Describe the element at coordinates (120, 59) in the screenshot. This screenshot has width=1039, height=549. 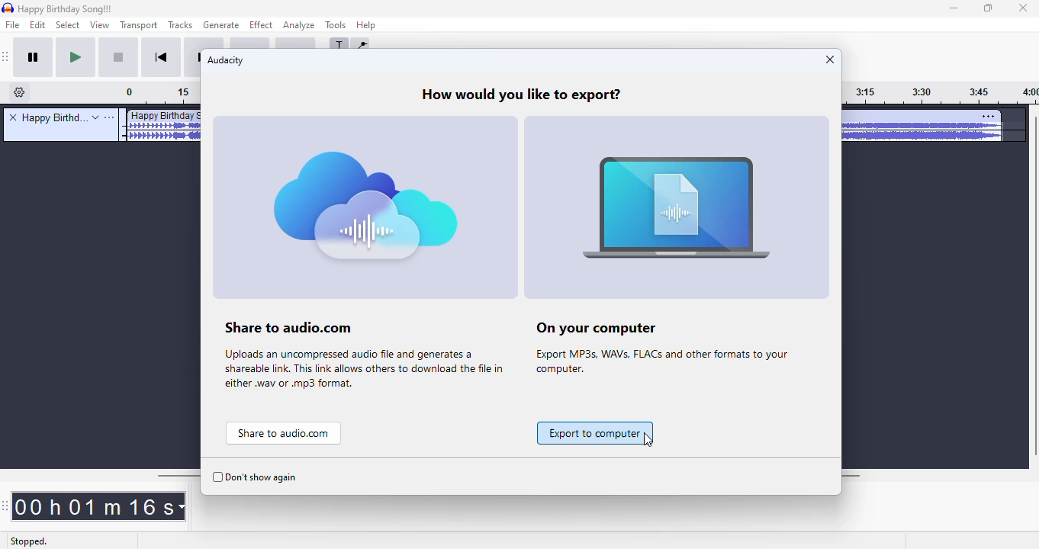
I see `stop` at that location.